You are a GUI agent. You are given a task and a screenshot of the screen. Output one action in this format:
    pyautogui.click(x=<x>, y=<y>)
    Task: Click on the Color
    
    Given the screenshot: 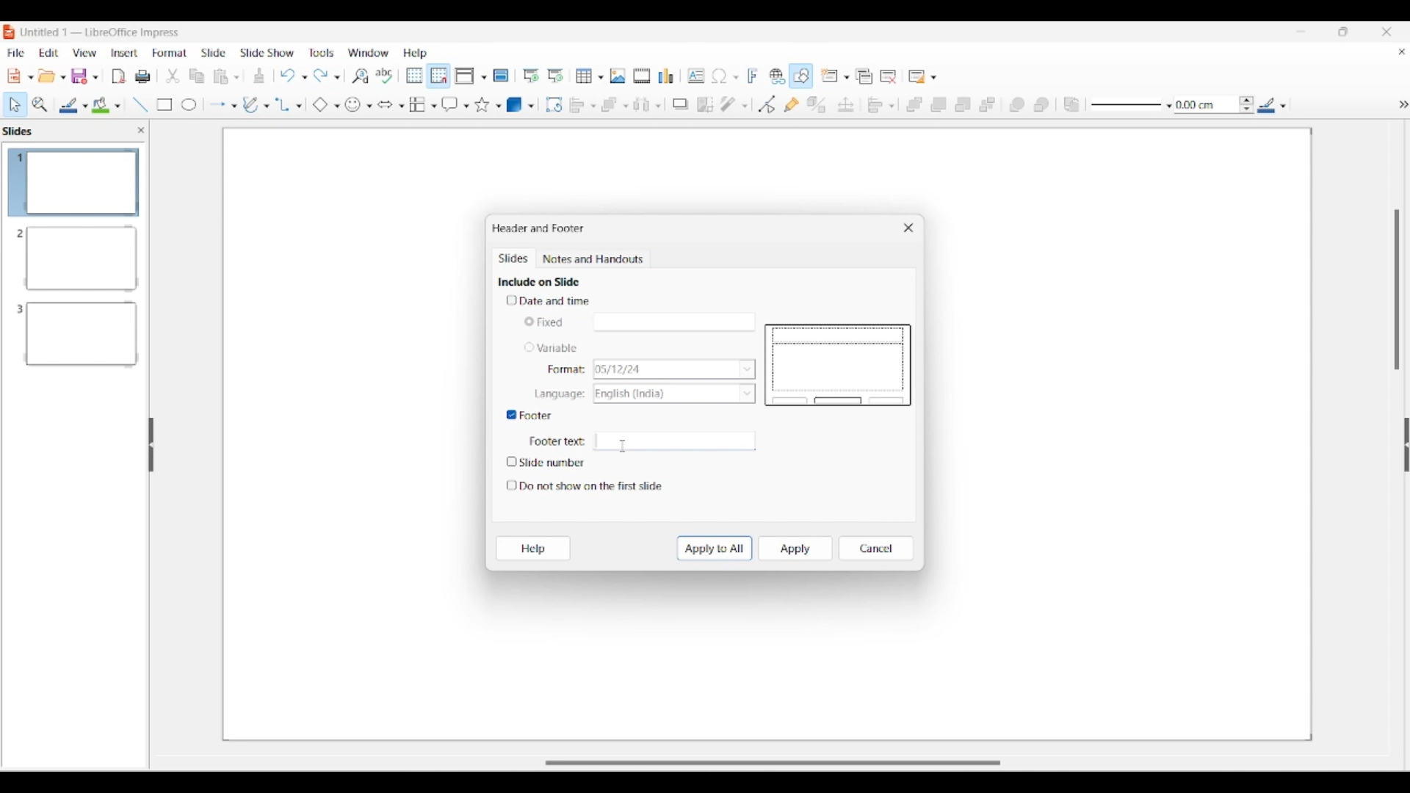 What is the action you would take?
    pyautogui.click(x=104, y=103)
    